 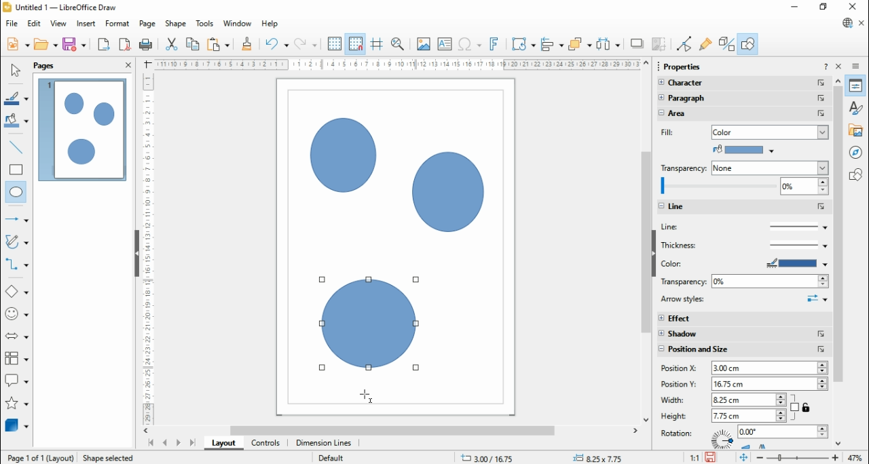 I want to click on 3D Objects, so click(x=16, y=425).